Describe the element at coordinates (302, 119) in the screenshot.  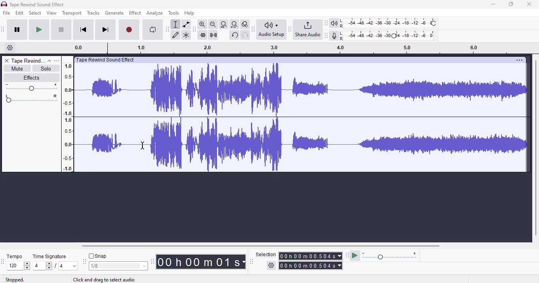
I see `audio track` at that location.